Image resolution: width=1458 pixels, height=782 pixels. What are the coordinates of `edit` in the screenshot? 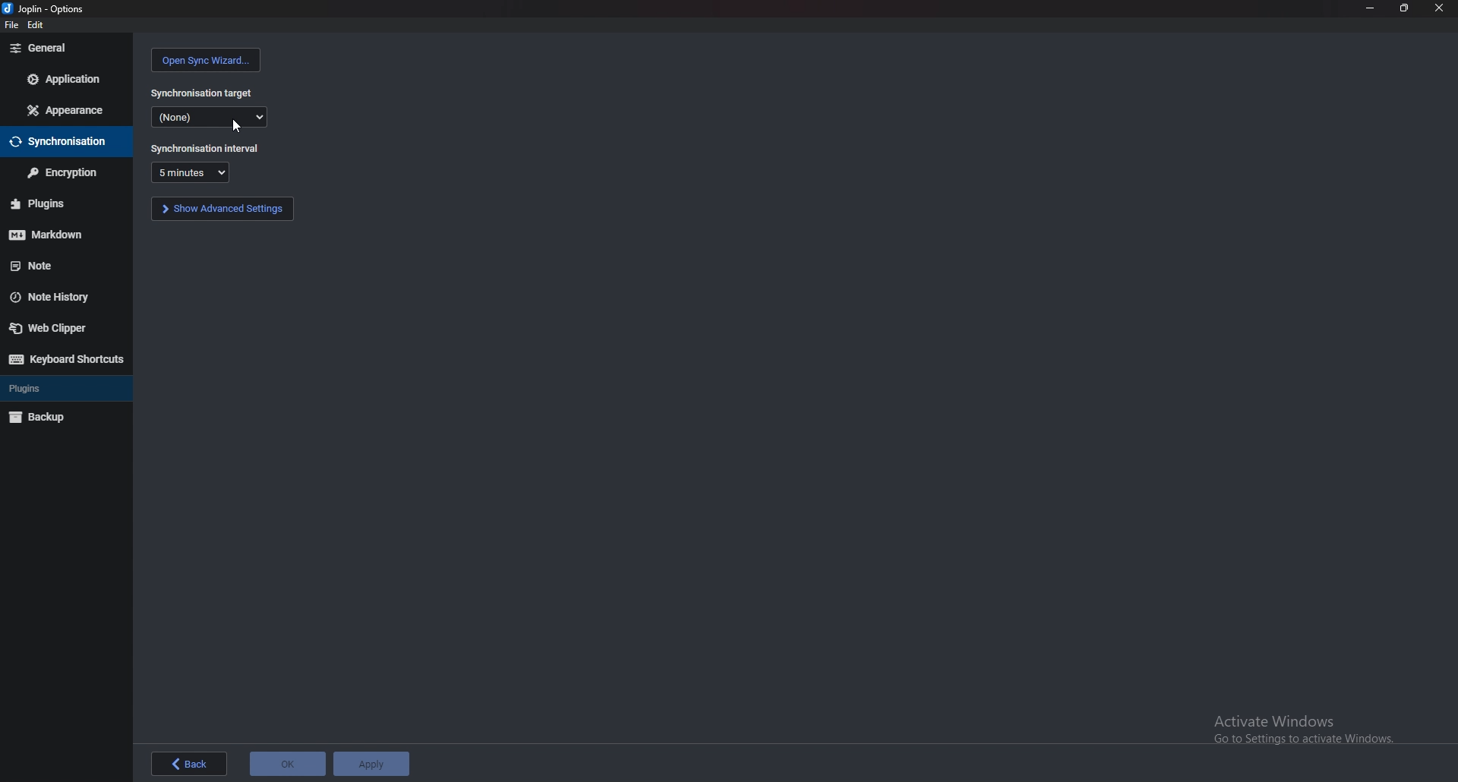 It's located at (39, 24).